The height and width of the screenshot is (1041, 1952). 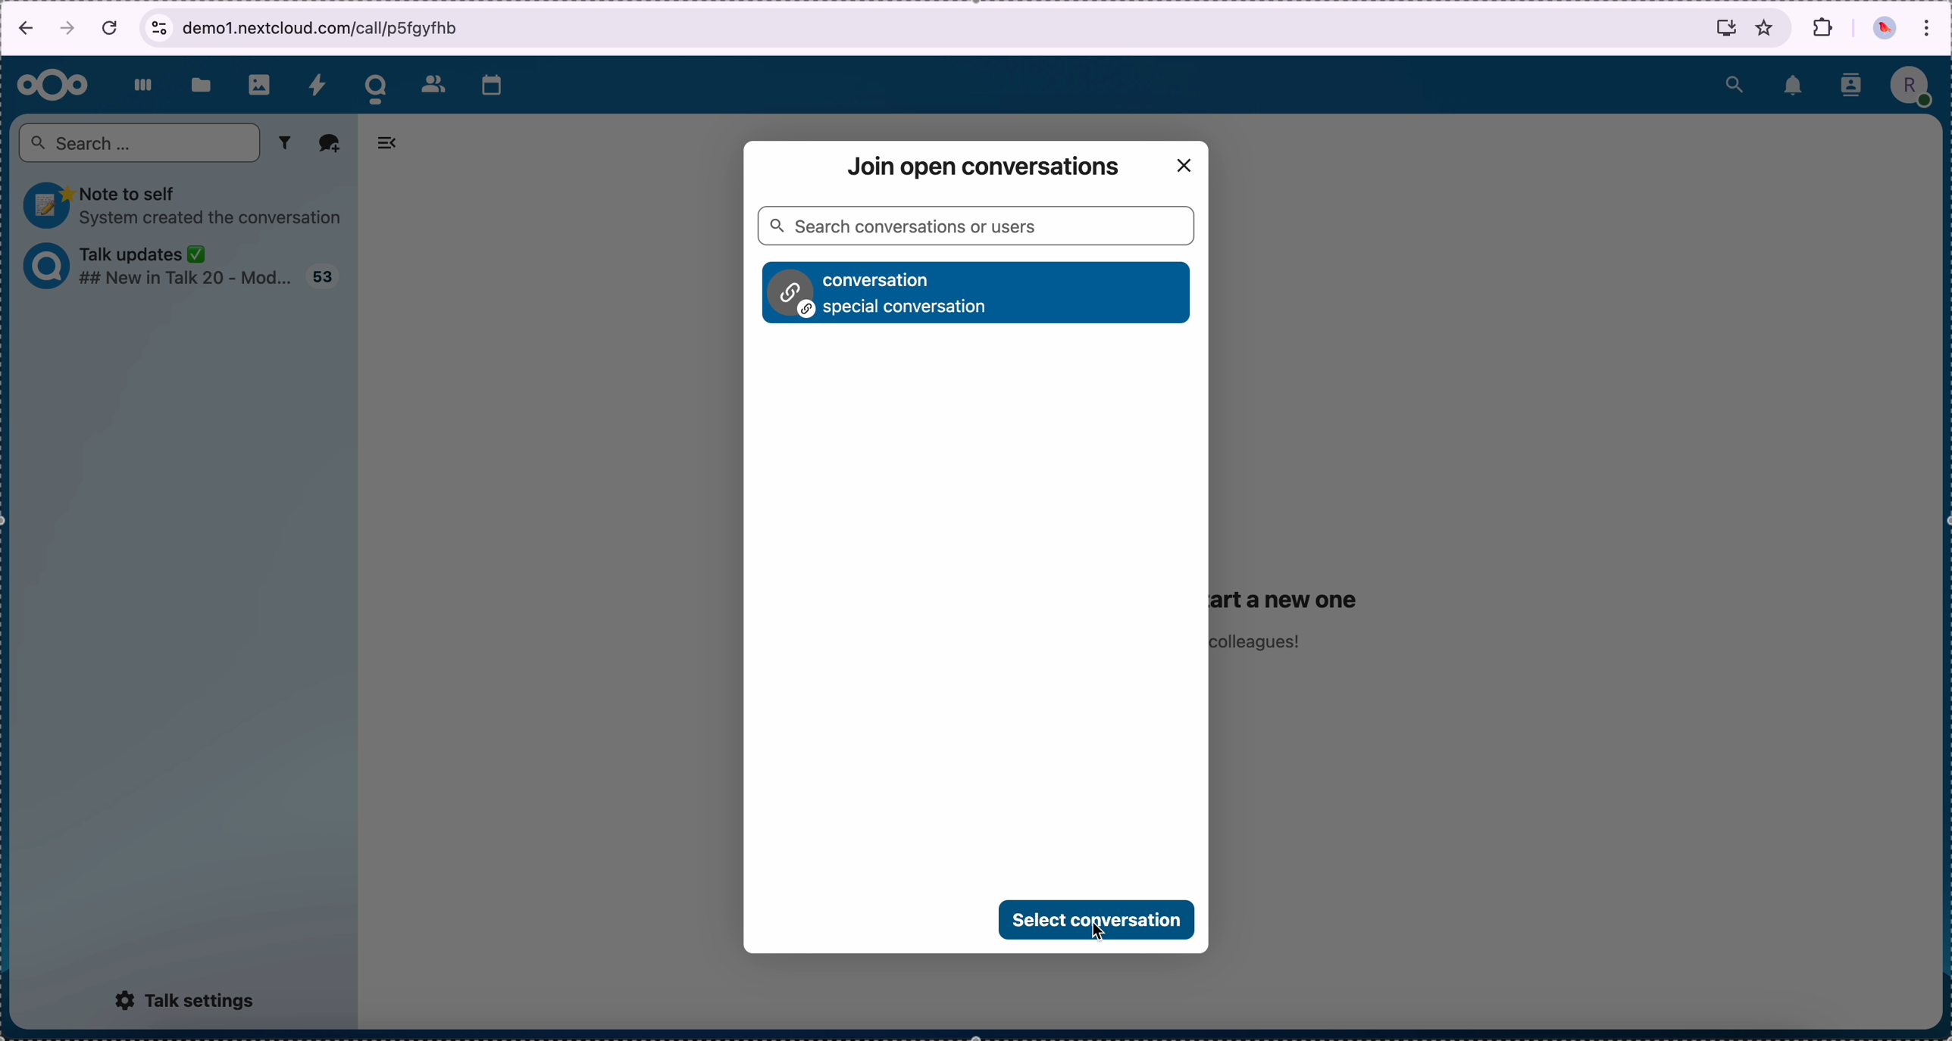 What do you see at coordinates (202, 83) in the screenshot?
I see `files` at bounding box center [202, 83].